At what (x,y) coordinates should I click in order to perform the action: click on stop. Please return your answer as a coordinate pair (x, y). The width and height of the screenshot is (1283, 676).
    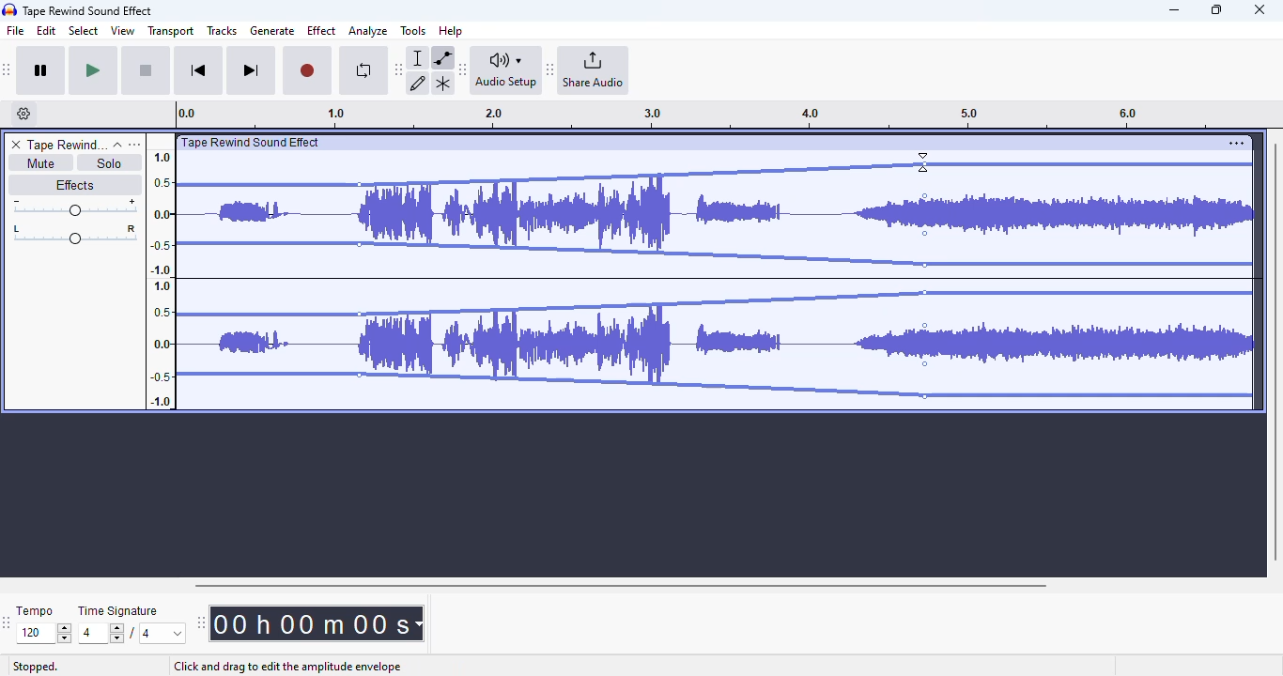
    Looking at the image, I should click on (146, 71).